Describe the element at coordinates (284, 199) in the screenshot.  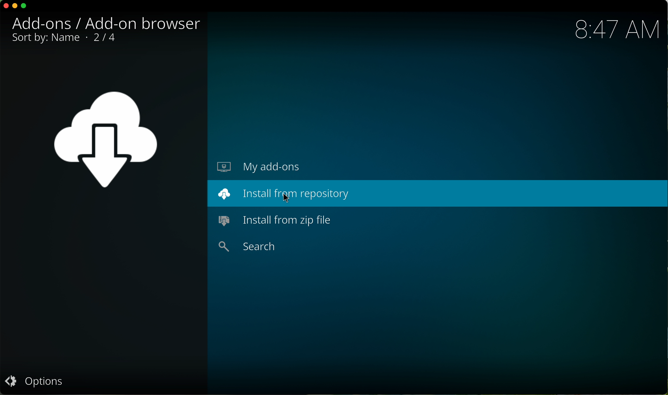
I see `cursor` at that location.